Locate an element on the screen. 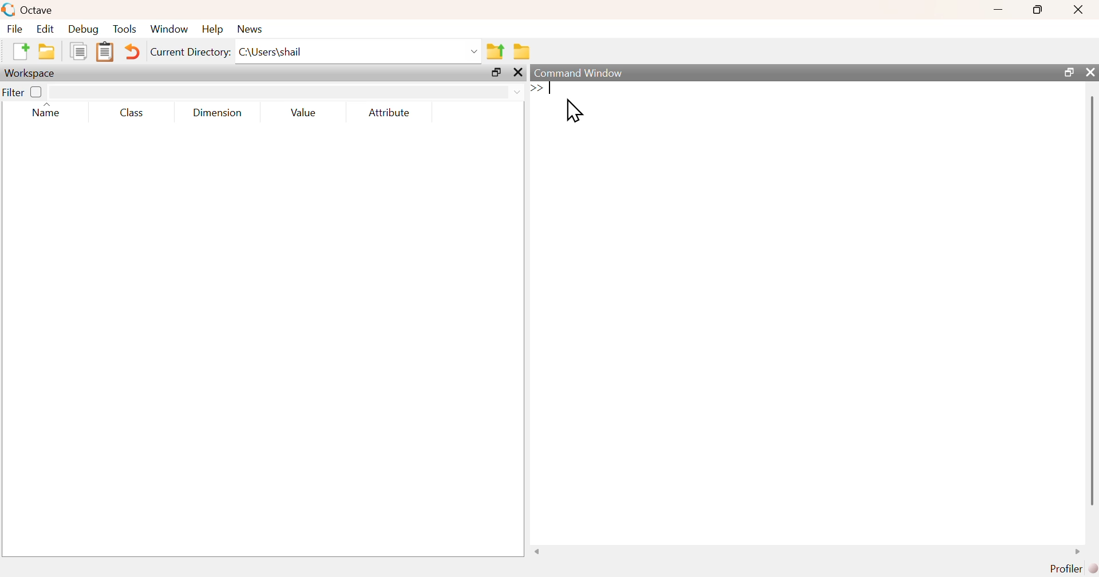 This screenshot has height=577, width=1099. Duplicate is located at coordinates (80, 51).